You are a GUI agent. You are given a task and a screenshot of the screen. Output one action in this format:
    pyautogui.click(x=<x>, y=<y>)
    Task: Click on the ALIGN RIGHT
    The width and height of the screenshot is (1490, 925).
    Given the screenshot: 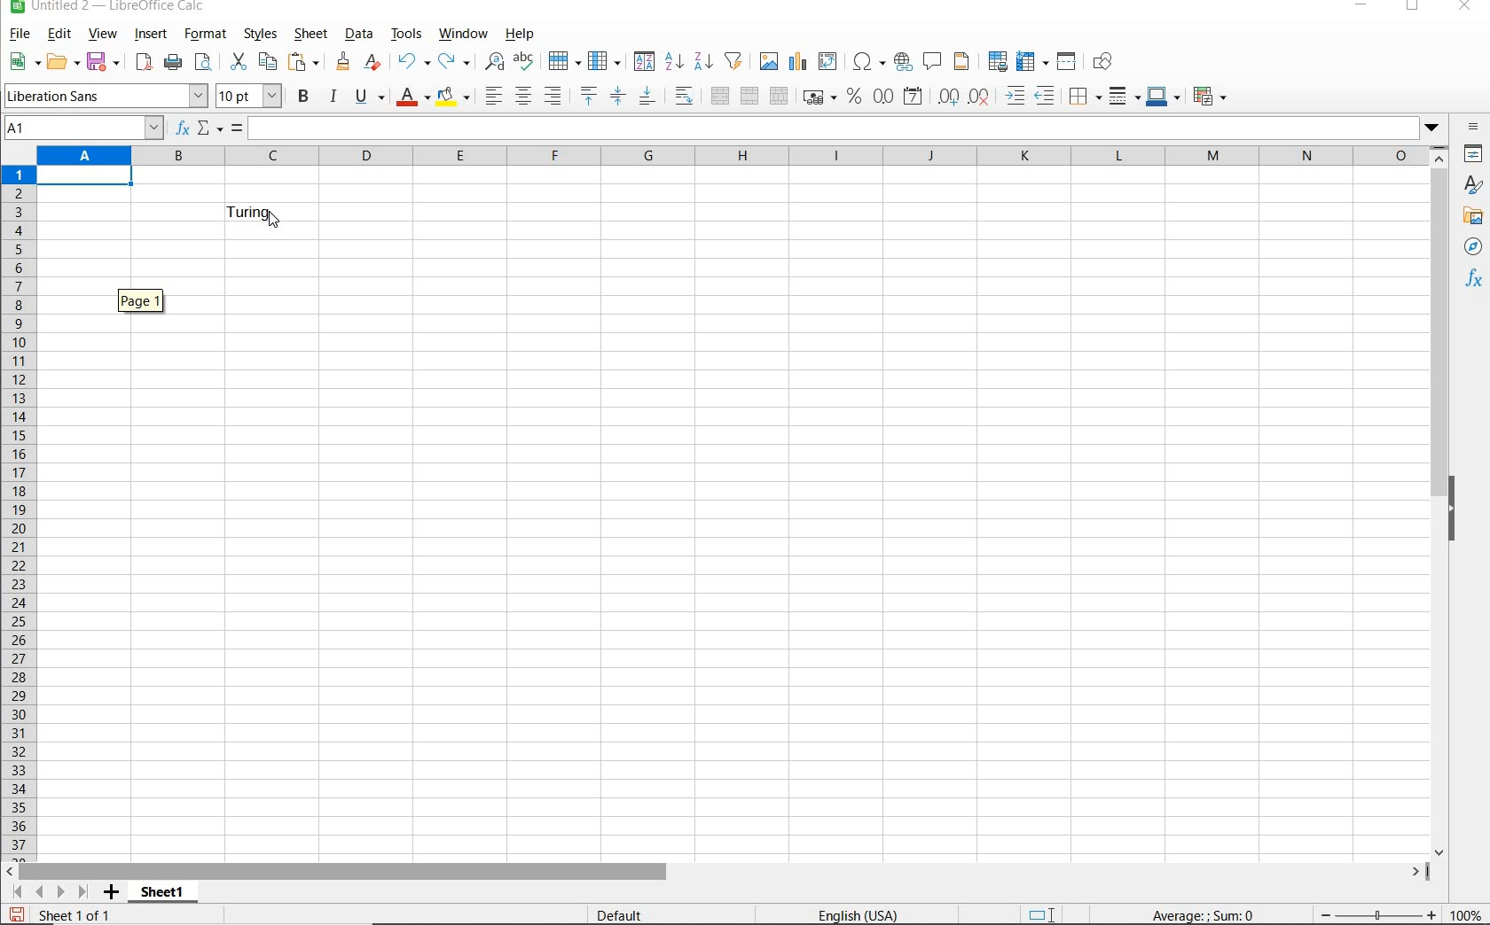 What is the action you would take?
    pyautogui.click(x=553, y=97)
    